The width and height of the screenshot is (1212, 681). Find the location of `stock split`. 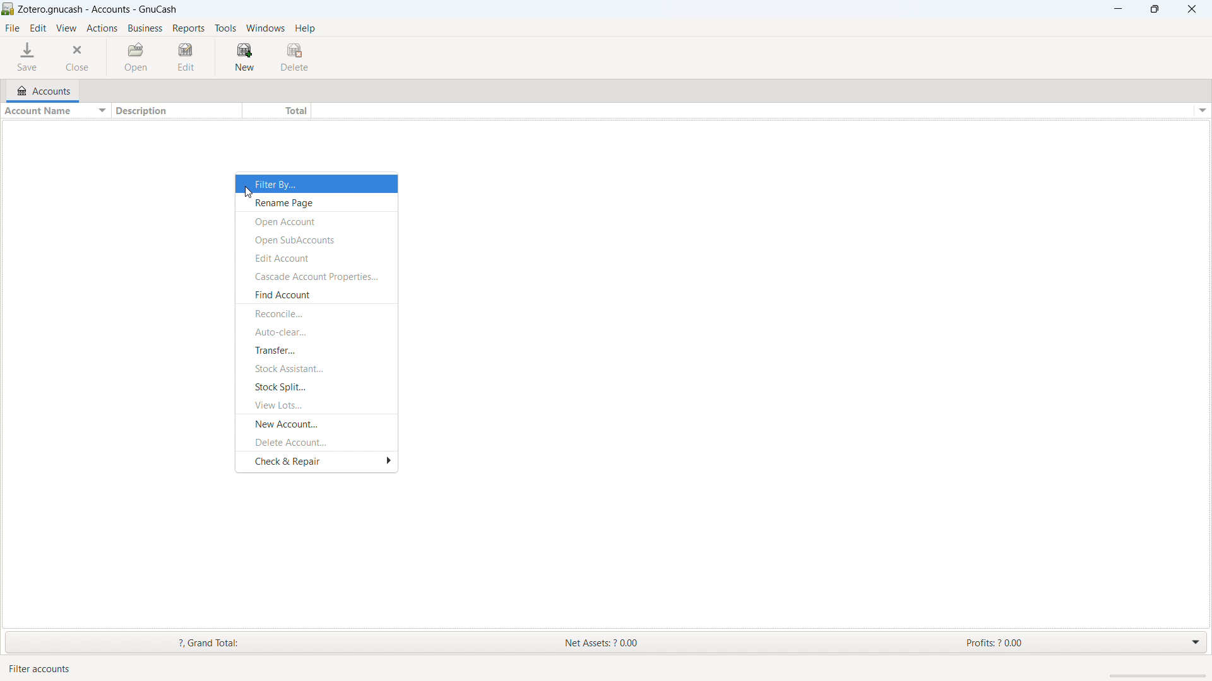

stock split is located at coordinates (315, 385).